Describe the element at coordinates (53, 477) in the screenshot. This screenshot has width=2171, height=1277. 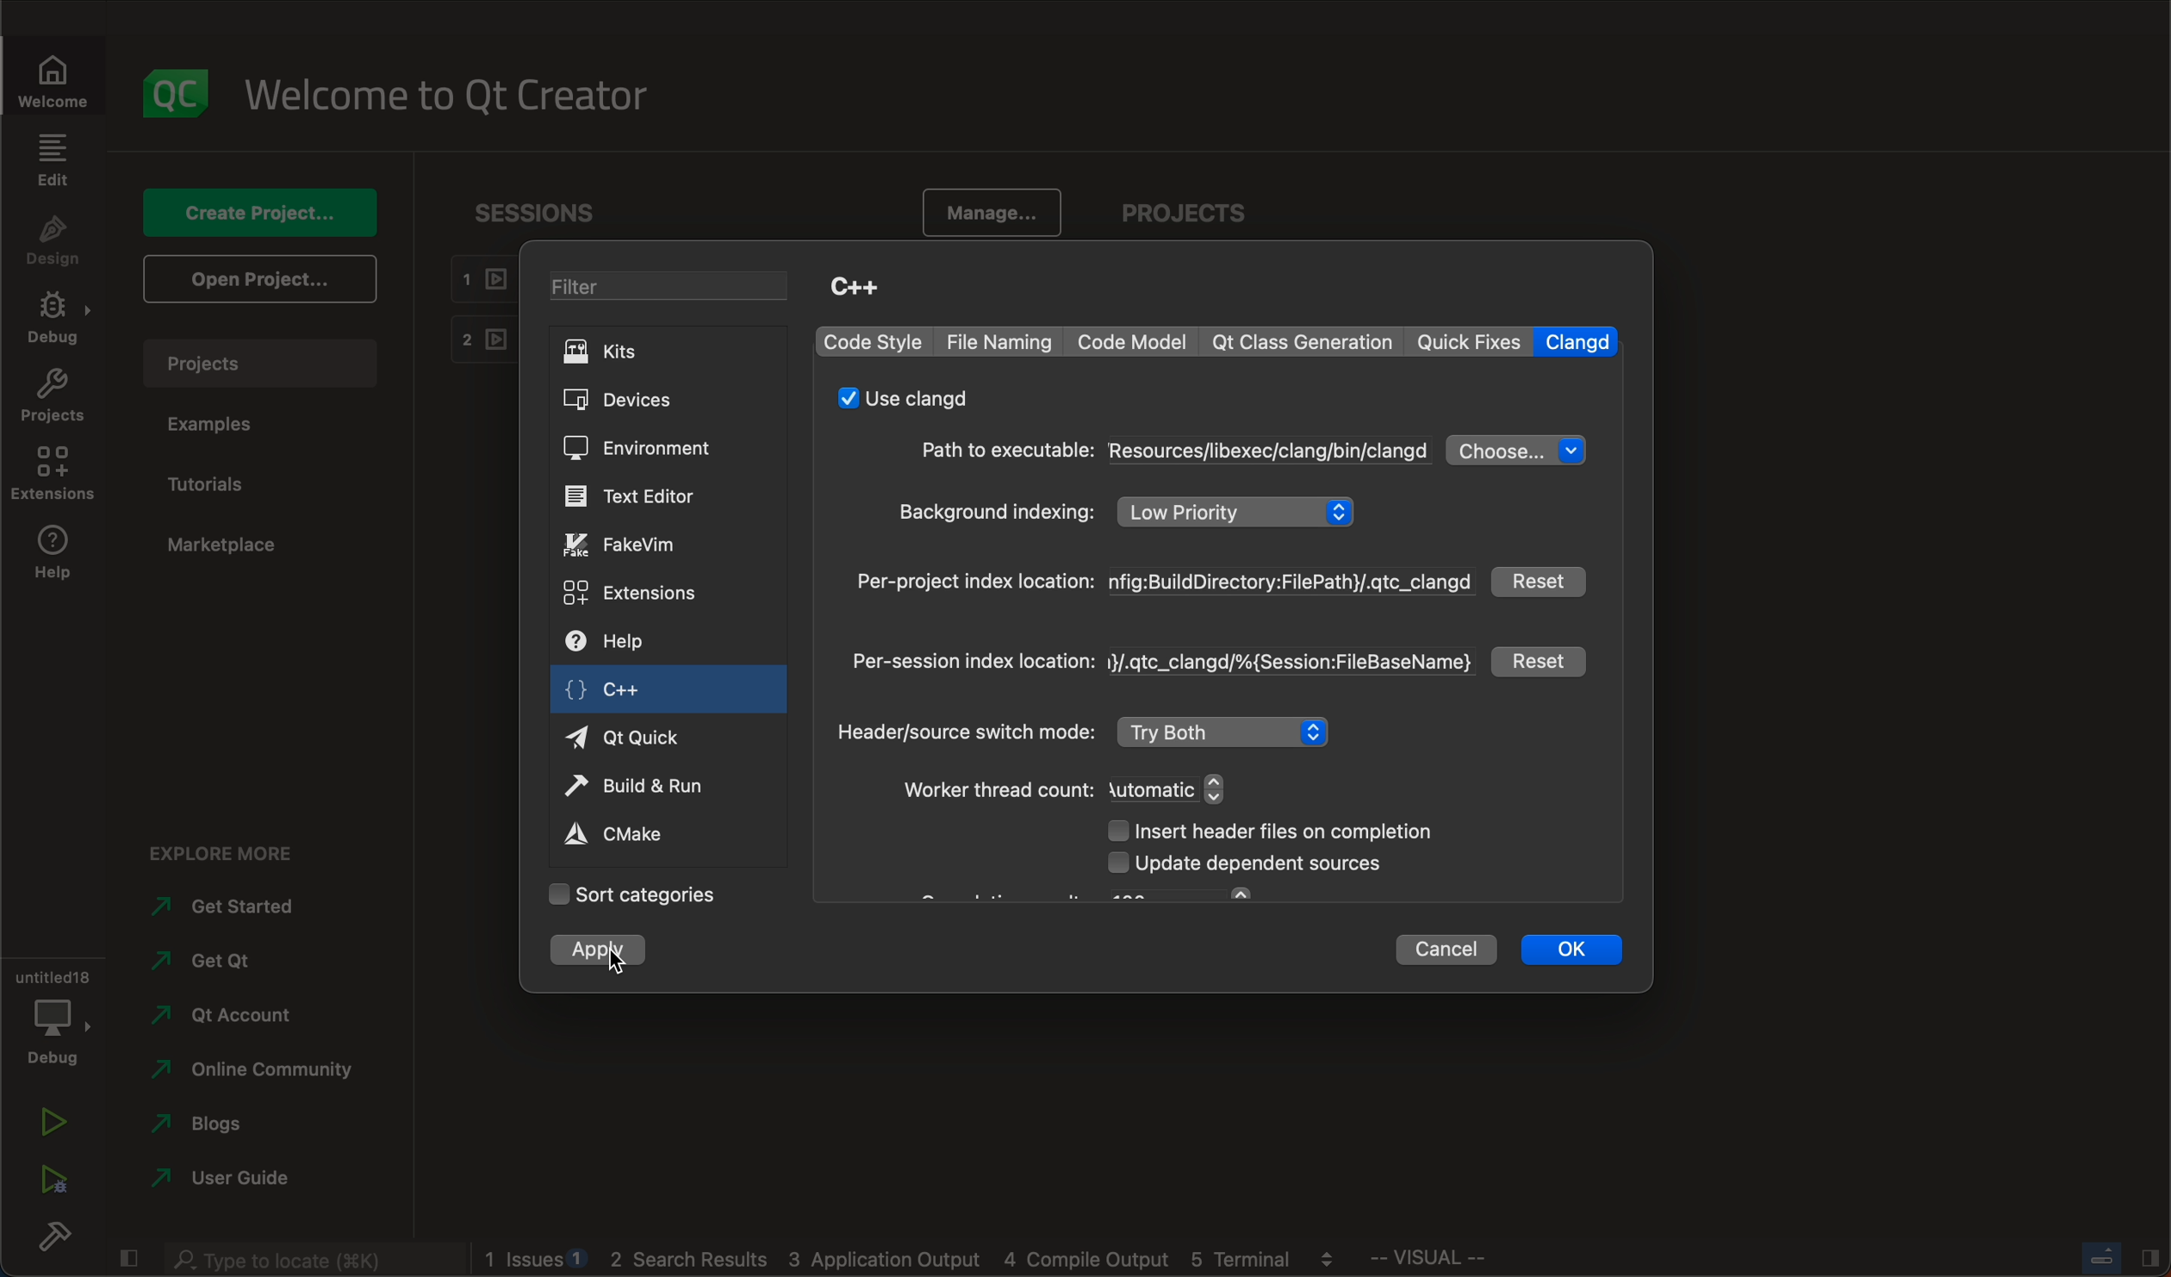
I see `extensions` at that location.